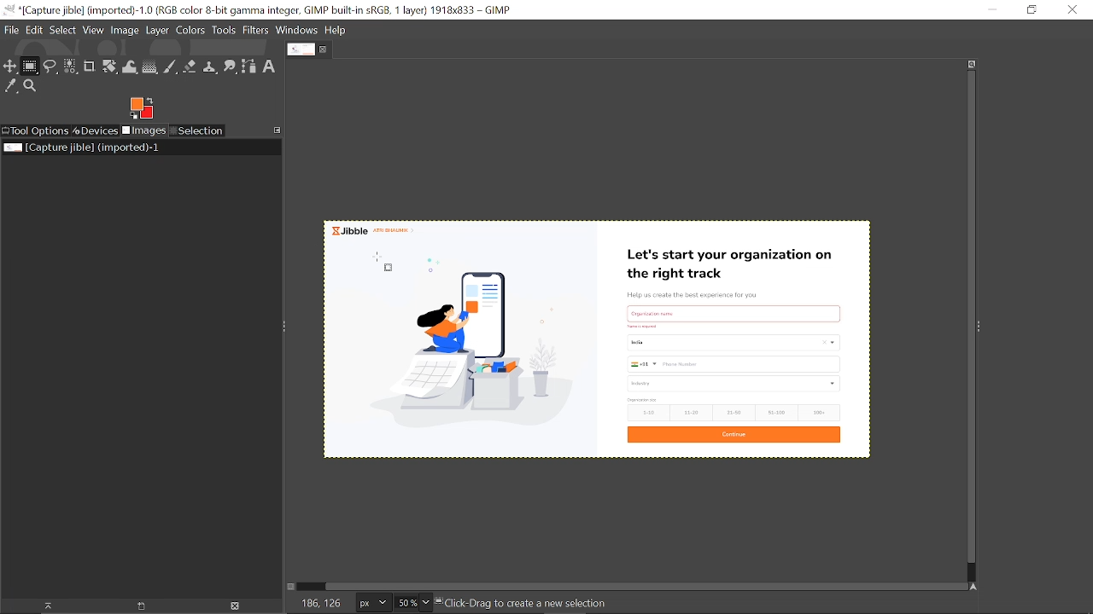 The width and height of the screenshot is (1093, 614). I want to click on Current window, so click(264, 10).